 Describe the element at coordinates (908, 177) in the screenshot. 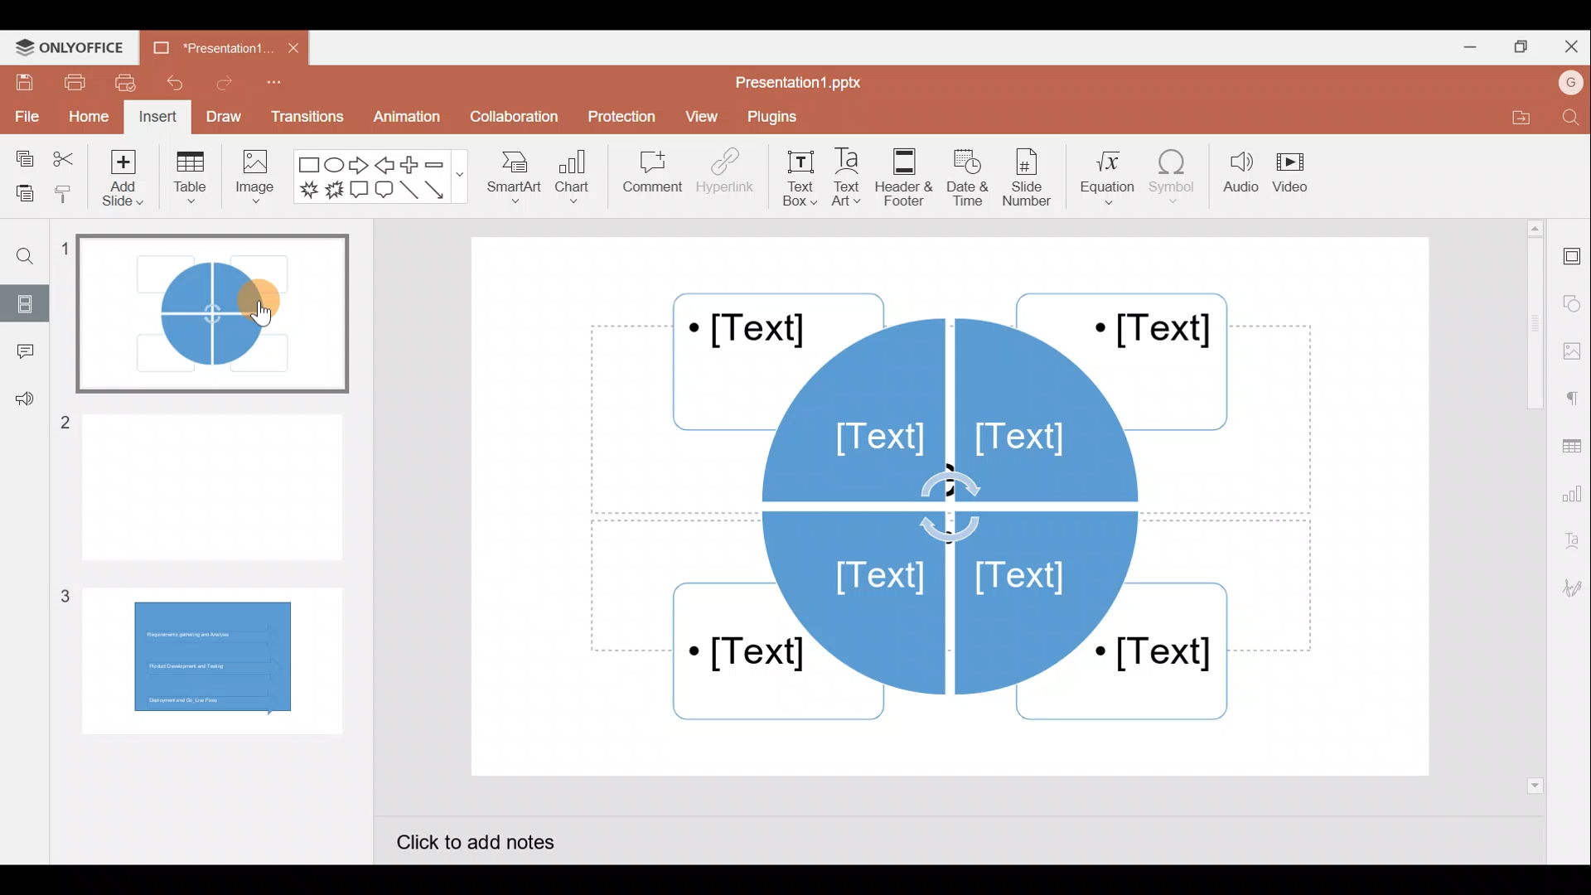

I see `Header & footer` at that location.